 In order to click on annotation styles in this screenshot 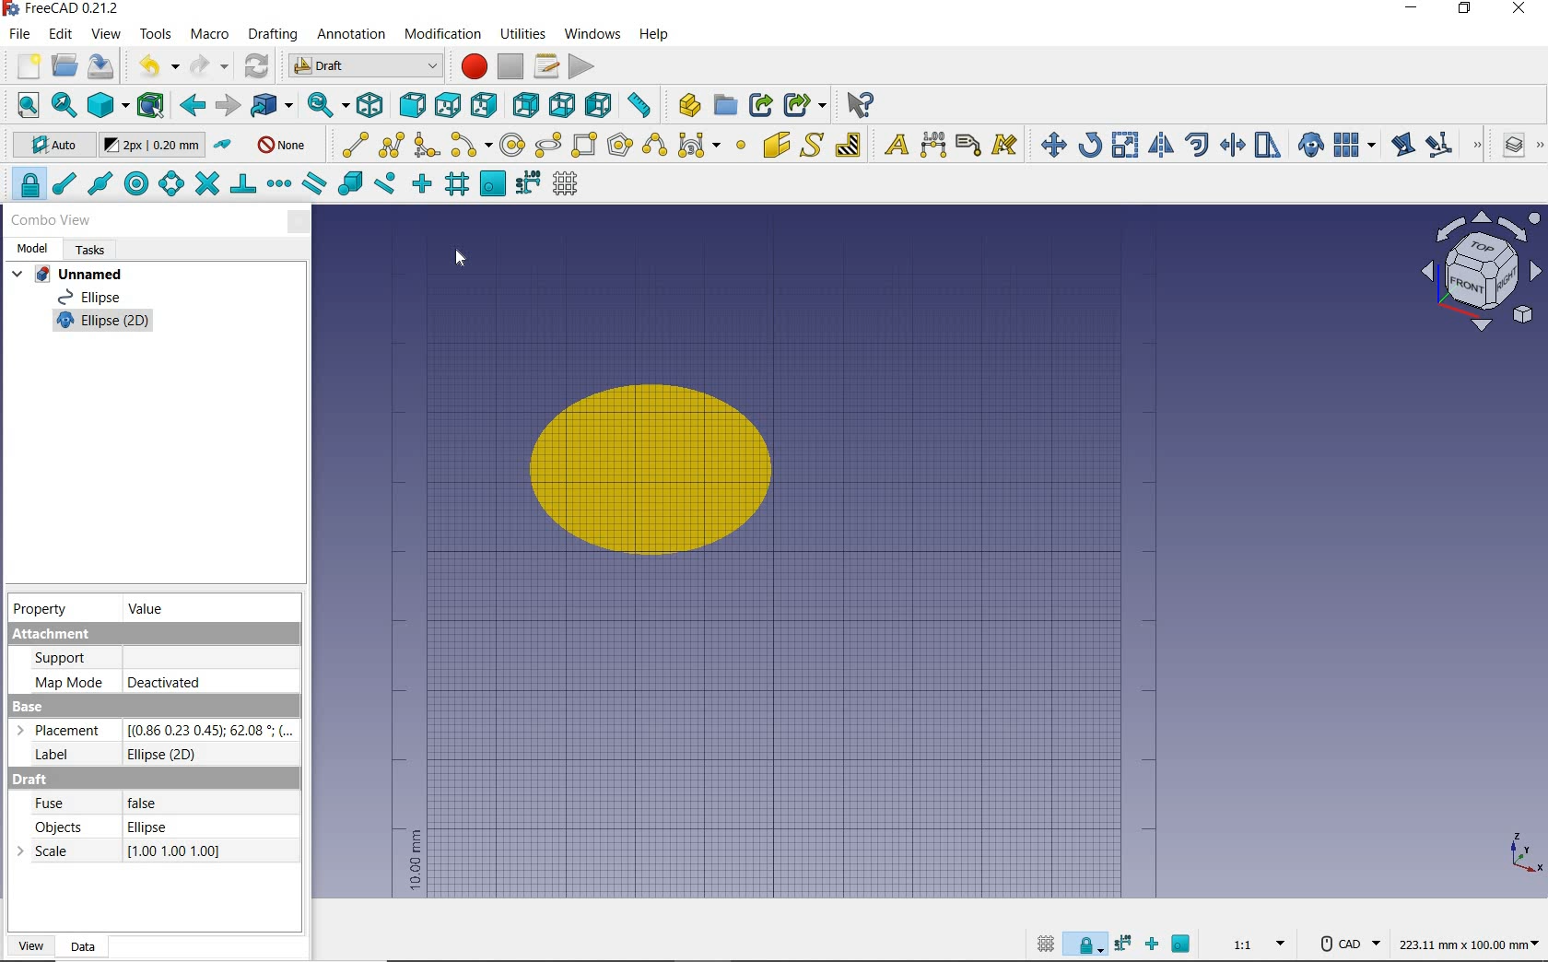, I will do `click(1006, 145)`.